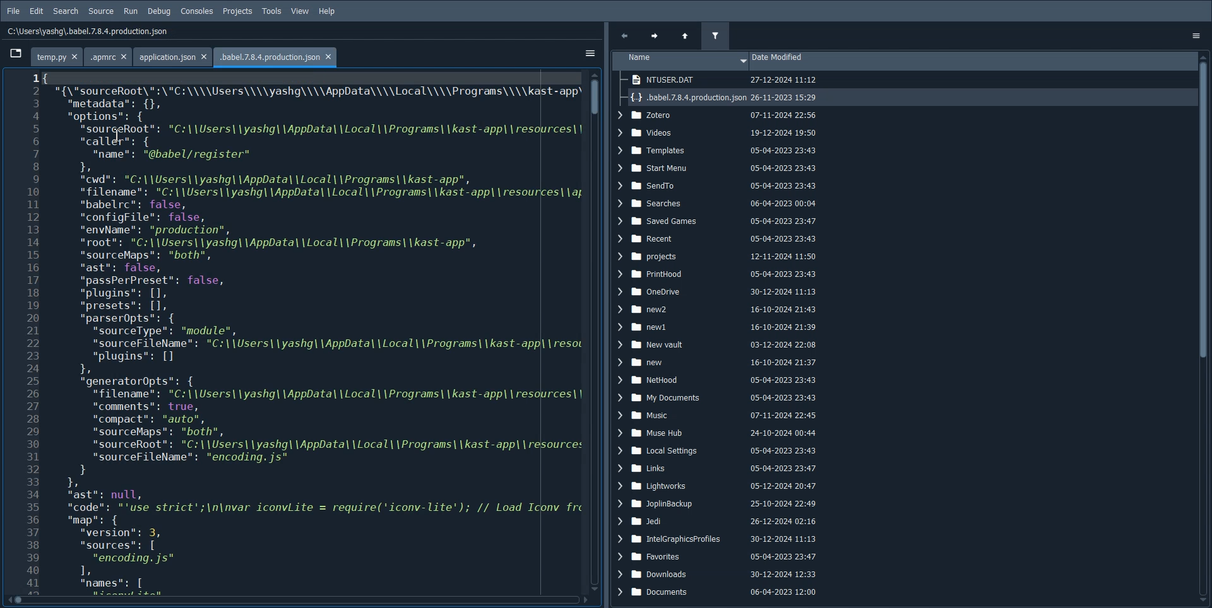 This screenshot has height=608, width=1212. What do you see at coordinates (723, 89) in the screenshot?
I see `Sub file tree` at bounding box center [723, 89].